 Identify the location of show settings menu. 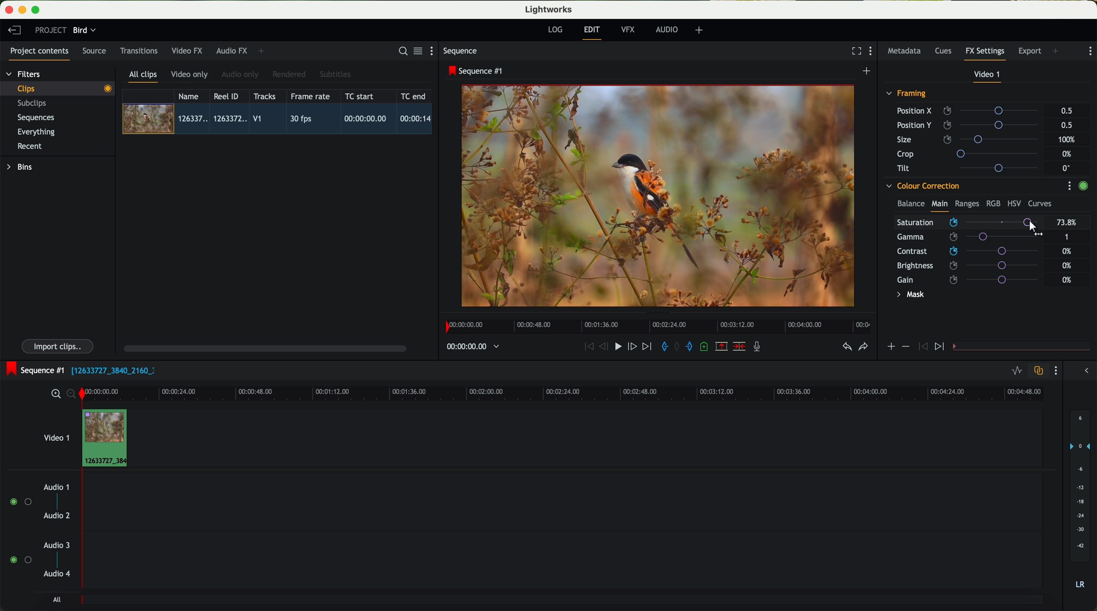
(1069, 186).